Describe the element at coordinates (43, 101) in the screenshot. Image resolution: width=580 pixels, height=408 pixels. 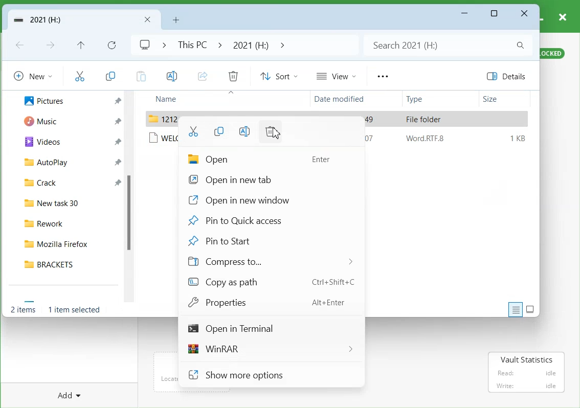
I see `Pictures` at that location.